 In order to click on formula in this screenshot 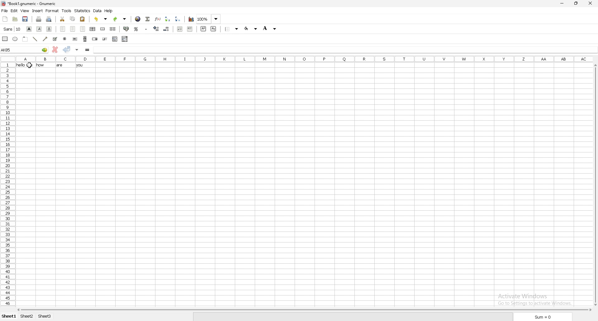, I will do `click(88, 50)`.